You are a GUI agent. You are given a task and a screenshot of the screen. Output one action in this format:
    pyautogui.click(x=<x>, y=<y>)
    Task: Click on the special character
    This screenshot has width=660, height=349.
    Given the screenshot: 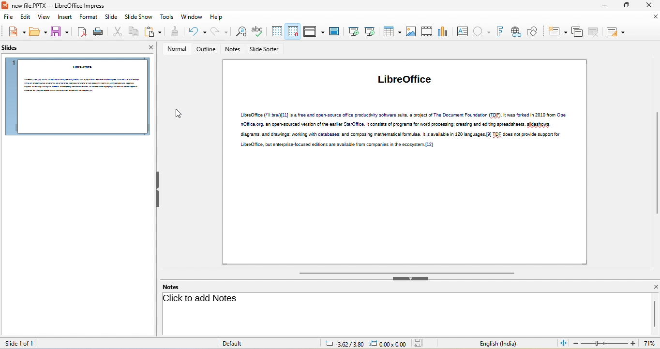 What is the action you would take?
    pyautogui.click(x=481, y=32)
    